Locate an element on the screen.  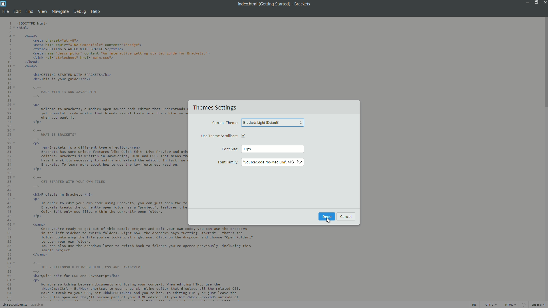
font family is located at coordinates (227, 163).